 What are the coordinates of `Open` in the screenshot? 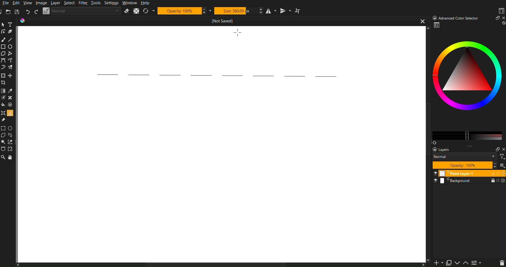 It's located at (9, 12).